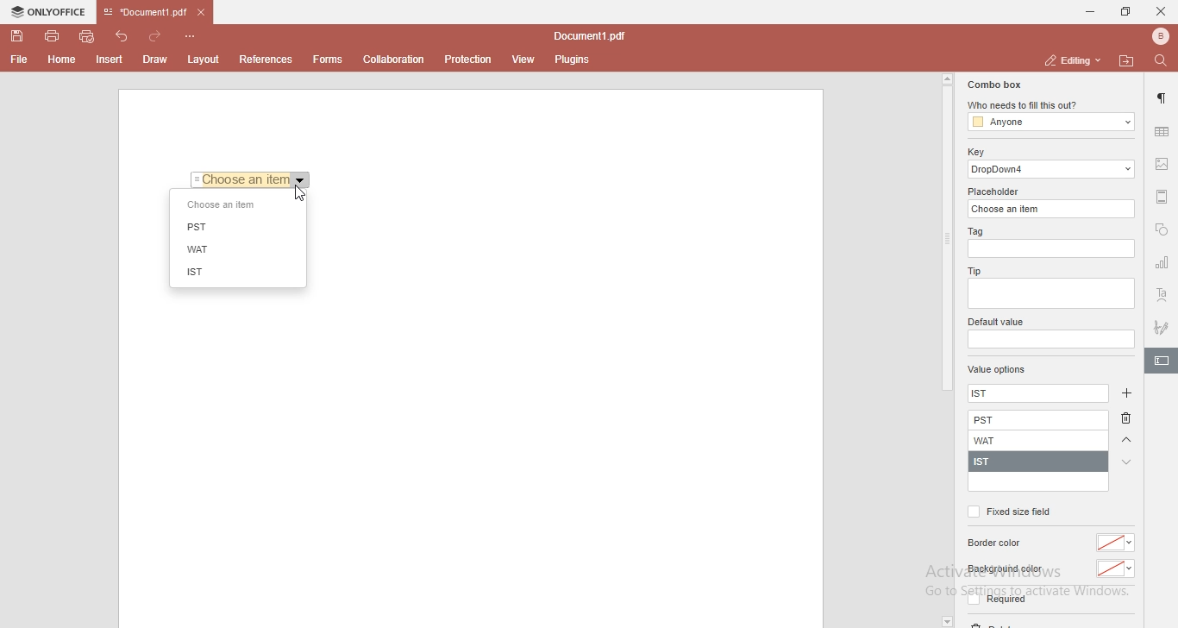 The image size is (1178, 628). What do you see at coordinates (1053, 249) in the screenshot?
I see `empty box` at bounding box center [1053, 249].